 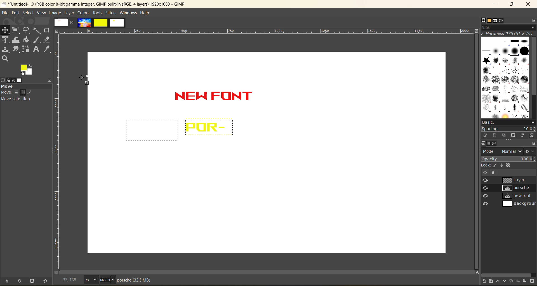 I want to click on fonts, so click(x=496, y=20).